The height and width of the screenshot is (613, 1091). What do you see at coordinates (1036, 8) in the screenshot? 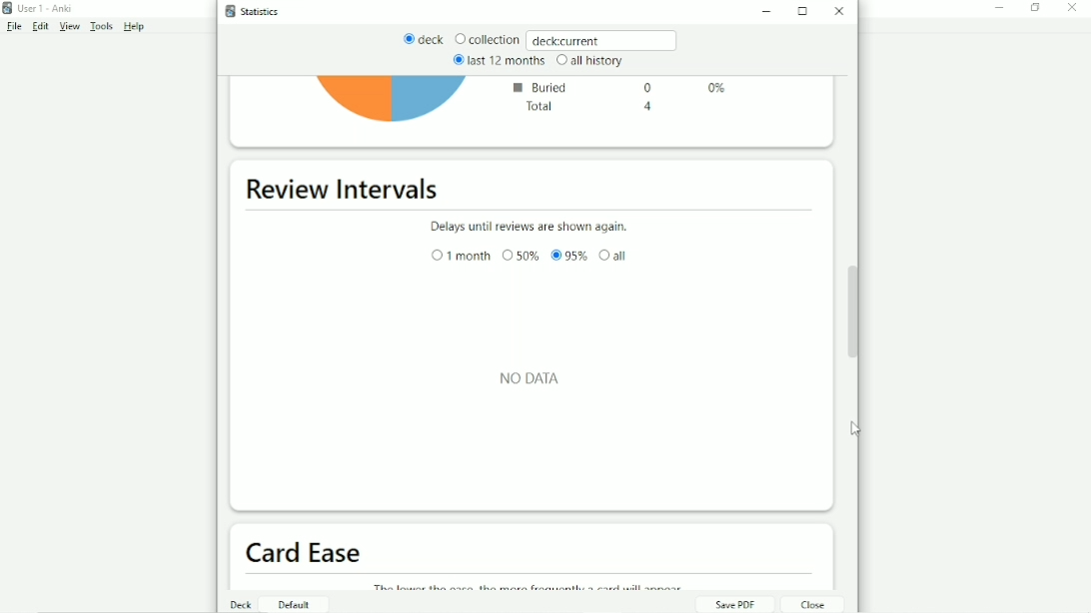
I see `Restore down` at bounding box center [1036, 8].